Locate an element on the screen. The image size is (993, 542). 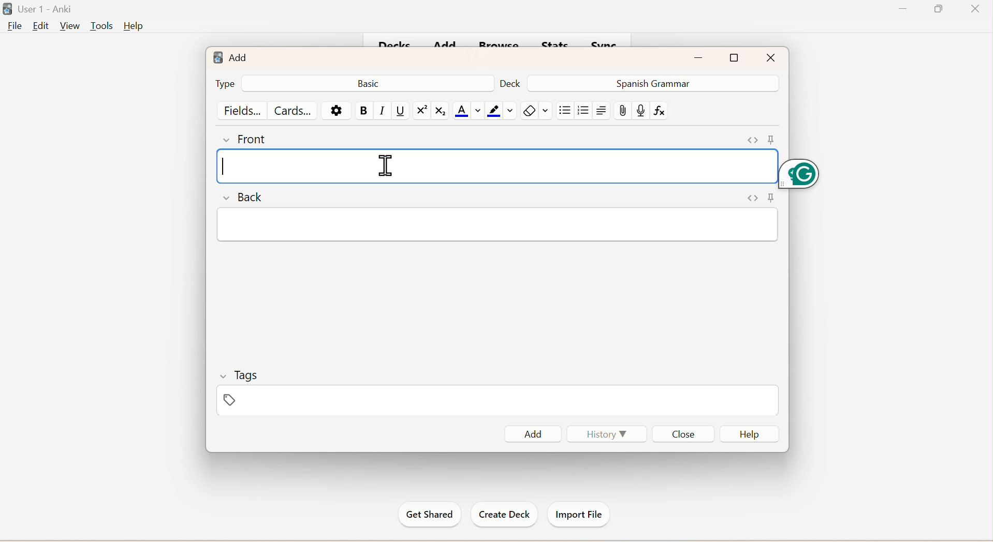
Underline is located at coordinates (401, 111).